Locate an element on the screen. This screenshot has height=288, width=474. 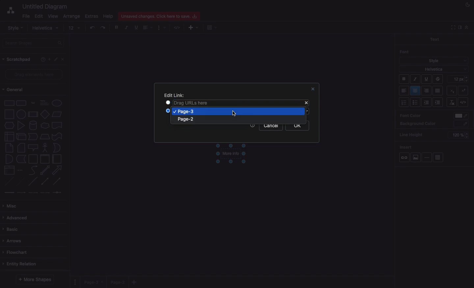
Image is located at coordinates (415, 157).